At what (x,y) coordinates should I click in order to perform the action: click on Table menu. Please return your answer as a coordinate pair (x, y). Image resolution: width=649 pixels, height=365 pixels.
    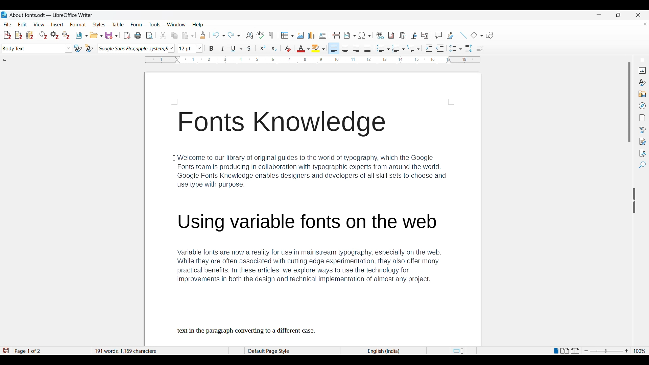
    Looking at the image, I should click on (118, 25).